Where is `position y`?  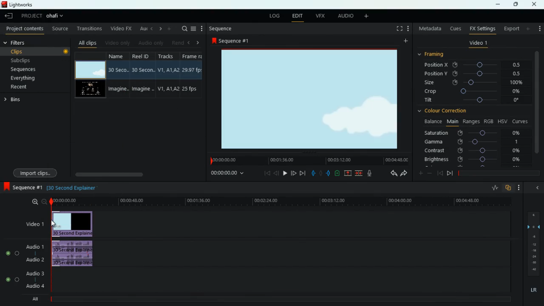
position y is located at coordinates (469, 74).